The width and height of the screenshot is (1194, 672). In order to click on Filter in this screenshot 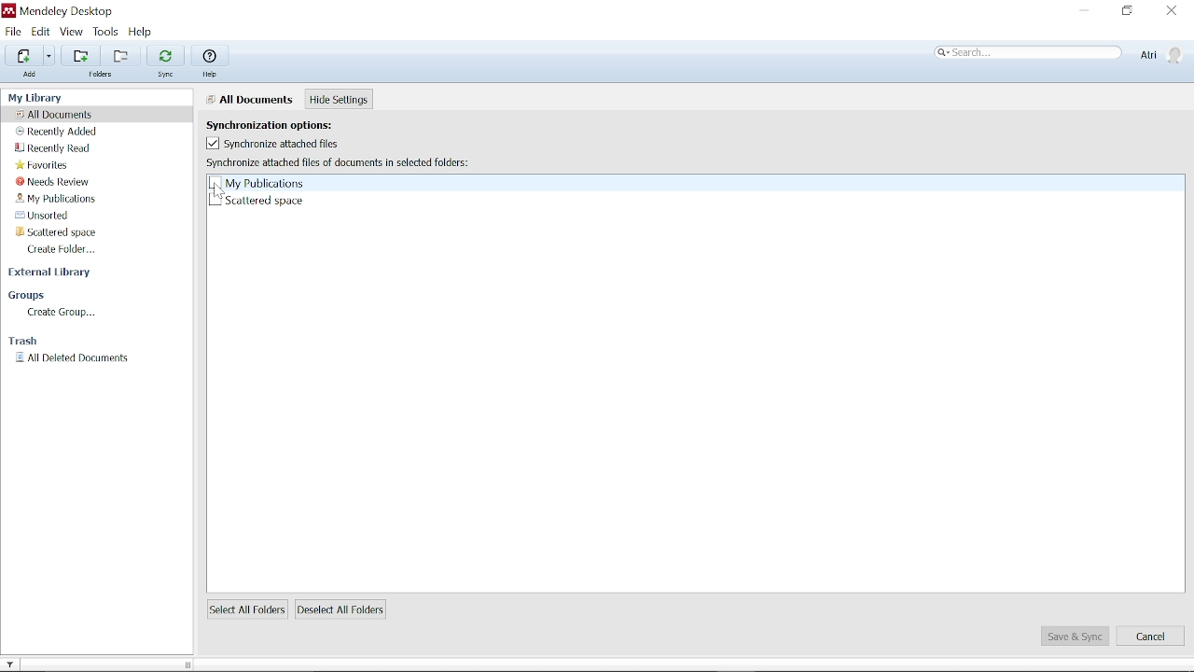, I will do `click(16, 662)`.